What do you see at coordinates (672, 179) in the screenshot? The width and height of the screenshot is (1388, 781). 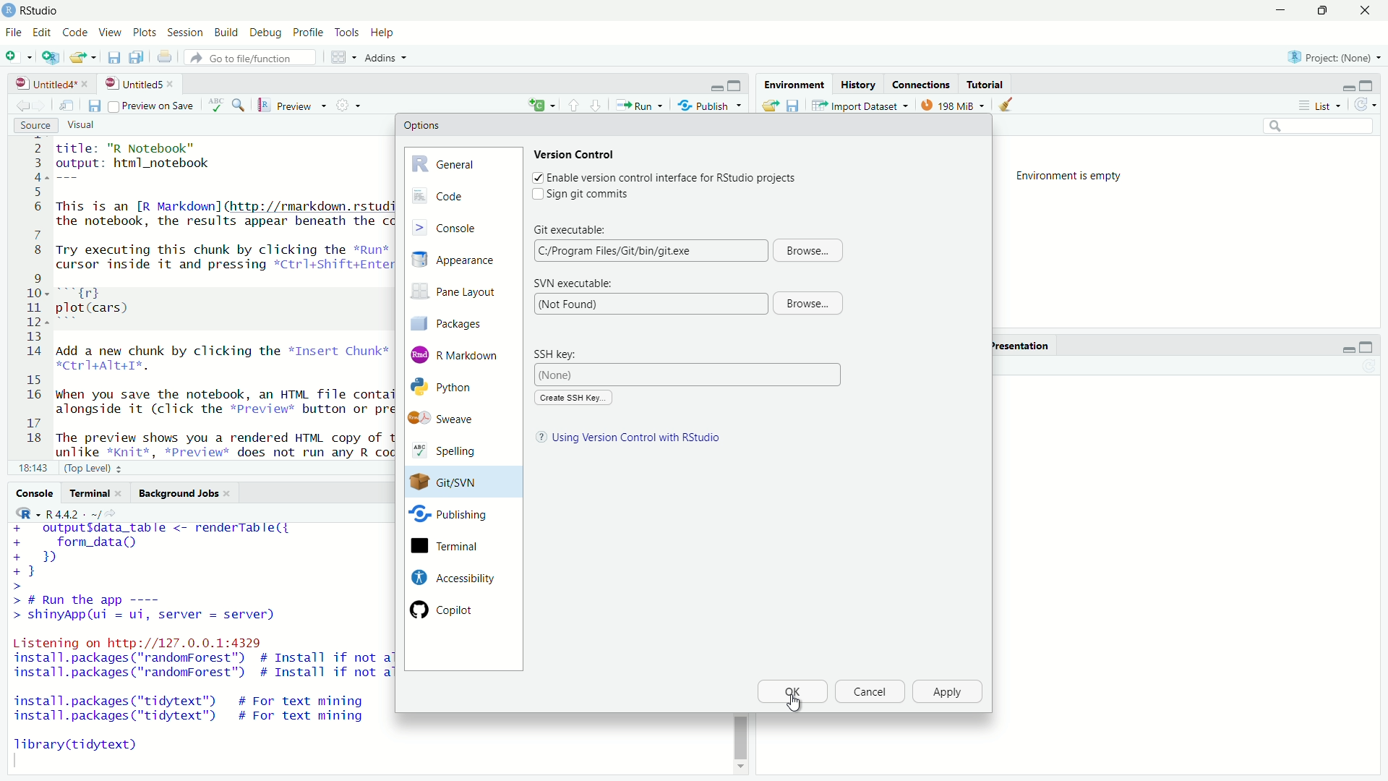 I see `Enable version control interface for RStudio projects` at bounding box center [672, 179].